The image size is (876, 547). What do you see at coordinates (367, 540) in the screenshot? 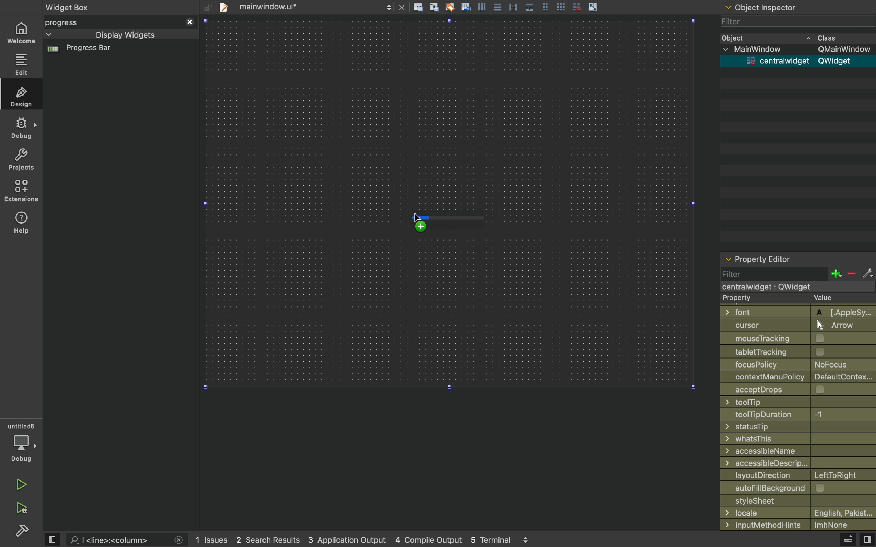
I see `logs` at bounding box center [367, 540].